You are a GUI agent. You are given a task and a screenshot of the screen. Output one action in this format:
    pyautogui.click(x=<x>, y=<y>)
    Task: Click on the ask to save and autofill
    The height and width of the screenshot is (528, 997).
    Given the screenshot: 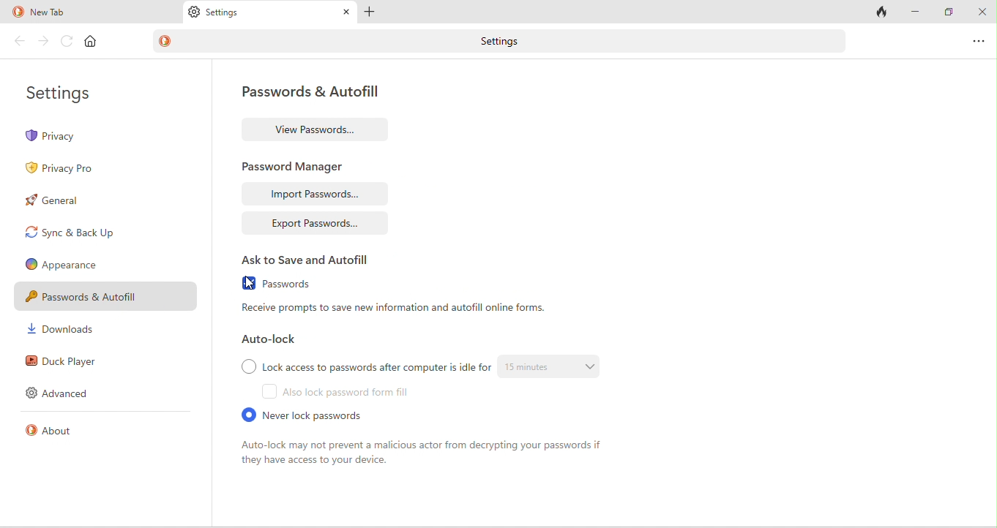 What is the action you would take?
    pyautogui.click(x=307, y=259)
    